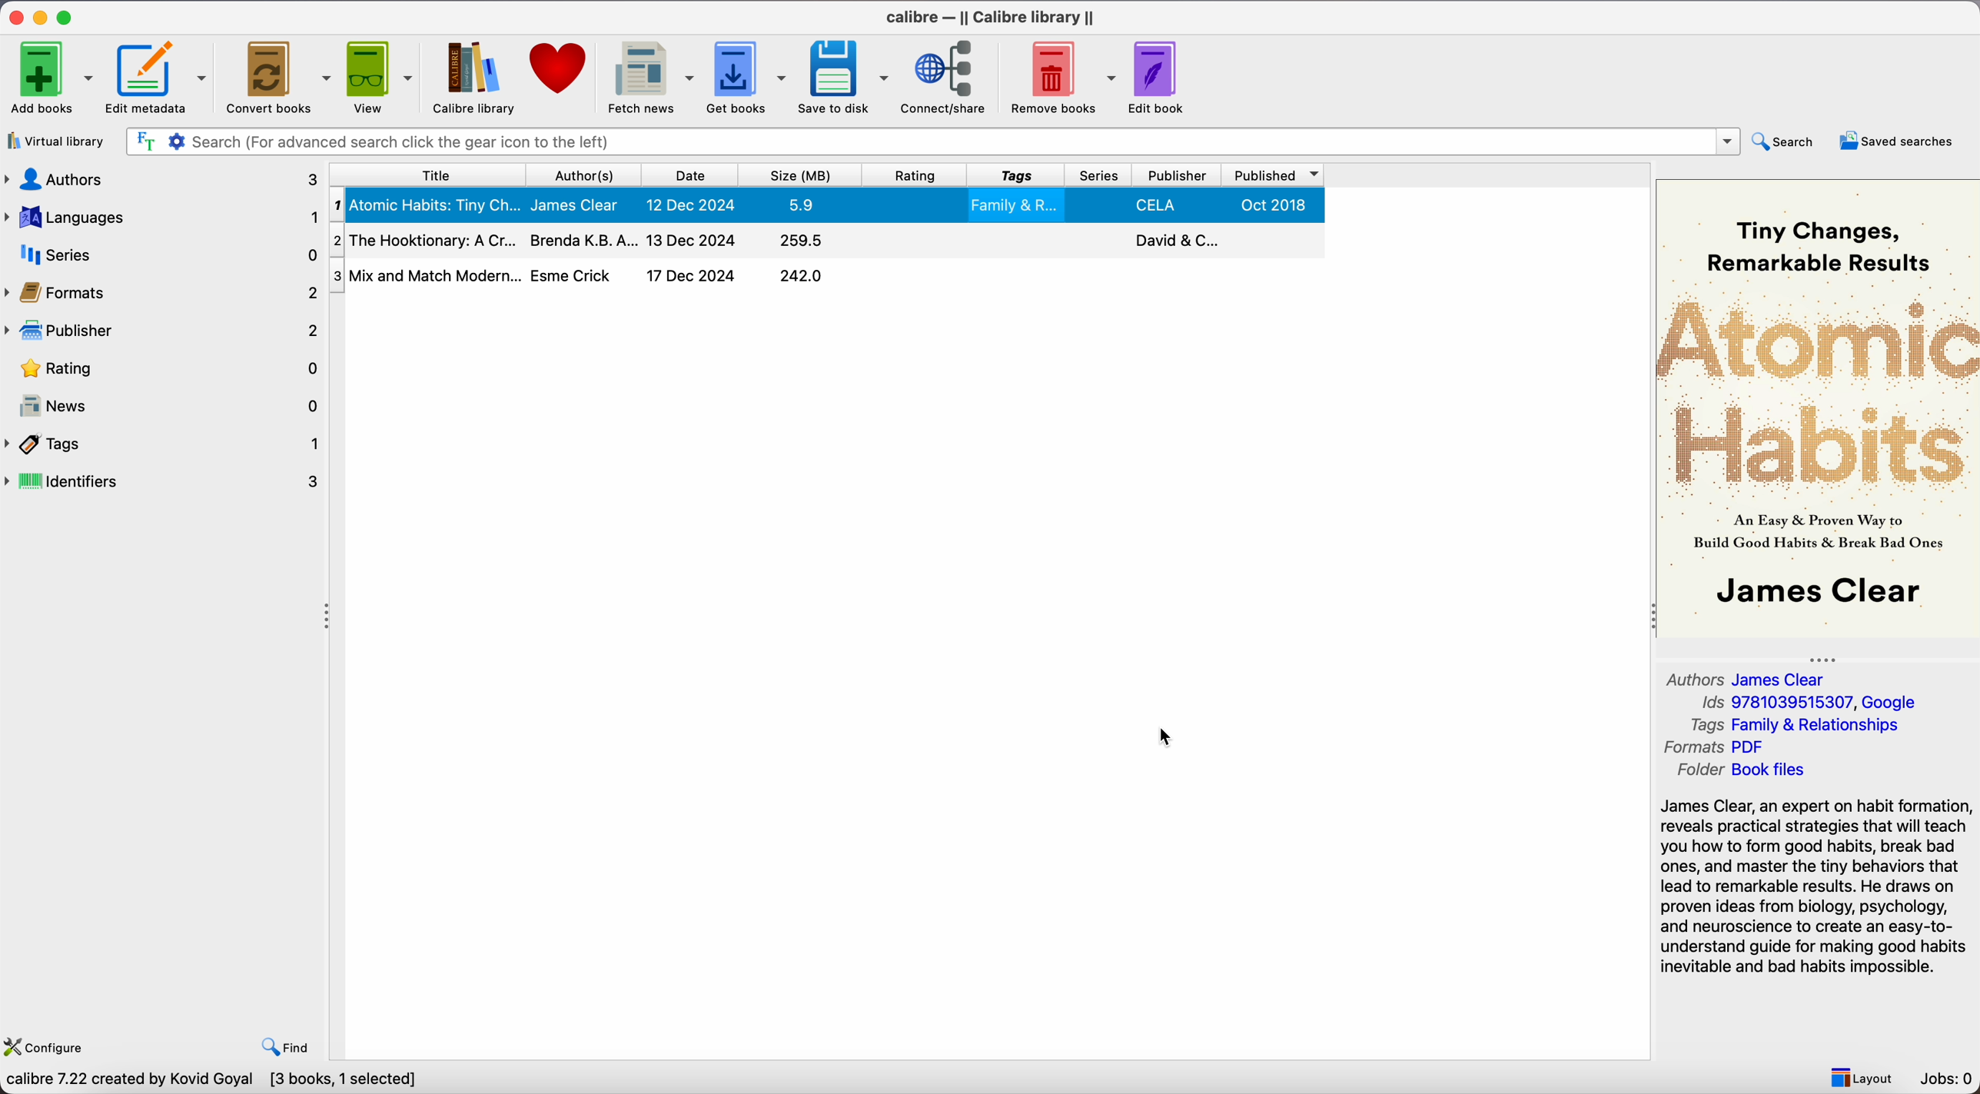  I want to click on publisher, so click(1179, 175).